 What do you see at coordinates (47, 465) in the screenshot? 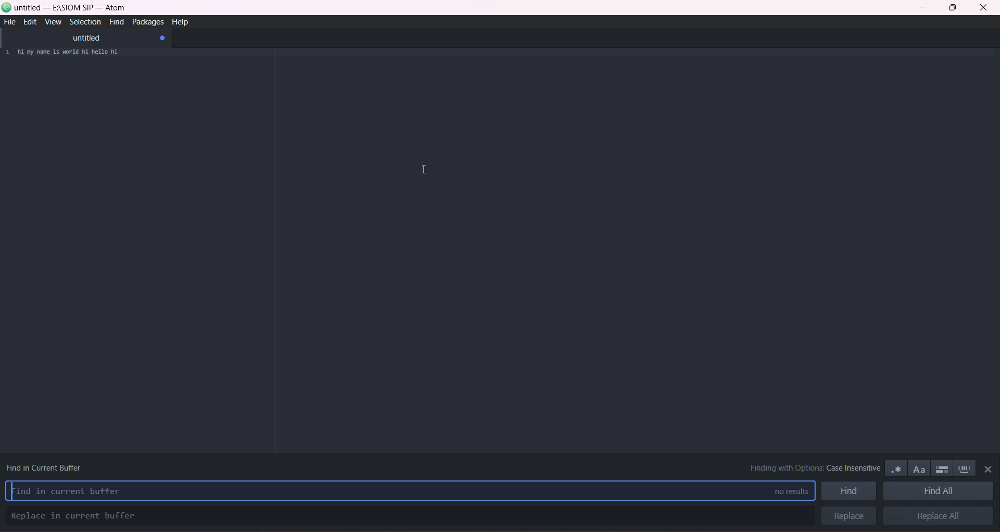
I see `find in current buffer` at bounding box center [47, 465].